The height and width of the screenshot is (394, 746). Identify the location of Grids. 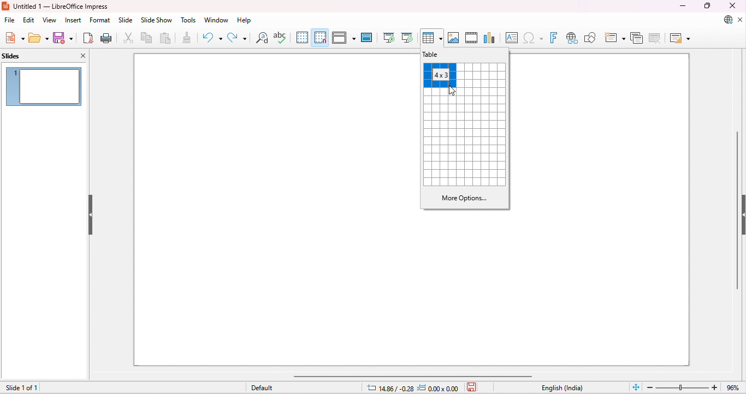
(484, 76).